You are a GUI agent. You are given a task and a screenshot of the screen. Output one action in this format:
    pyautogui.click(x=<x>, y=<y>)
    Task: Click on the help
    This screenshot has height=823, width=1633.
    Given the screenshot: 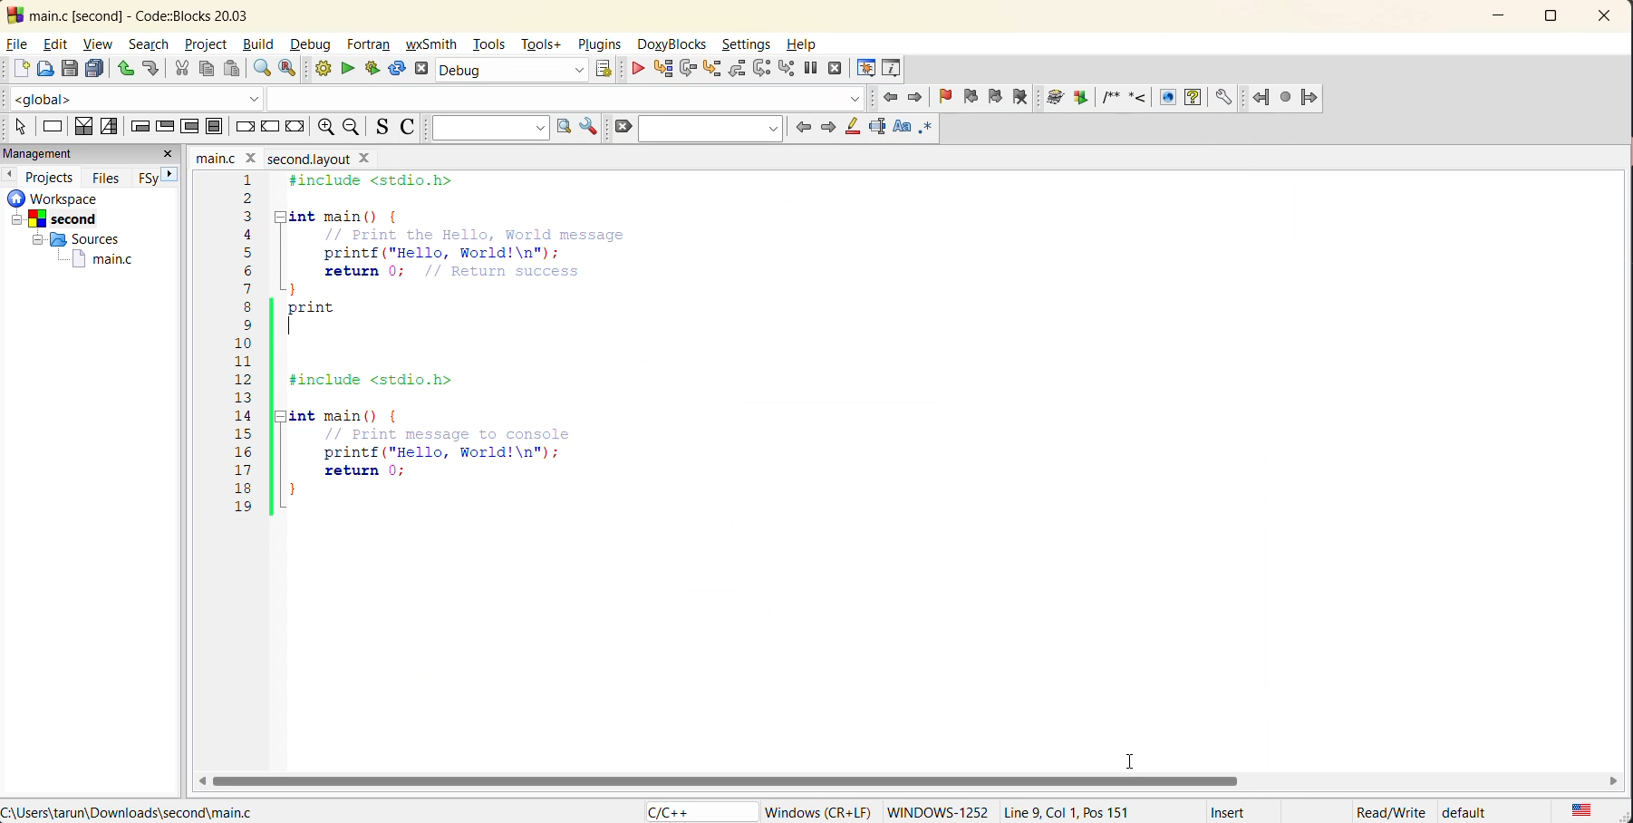 What is the action you would take?
    pyautogui.click(x=809, y=45)
    